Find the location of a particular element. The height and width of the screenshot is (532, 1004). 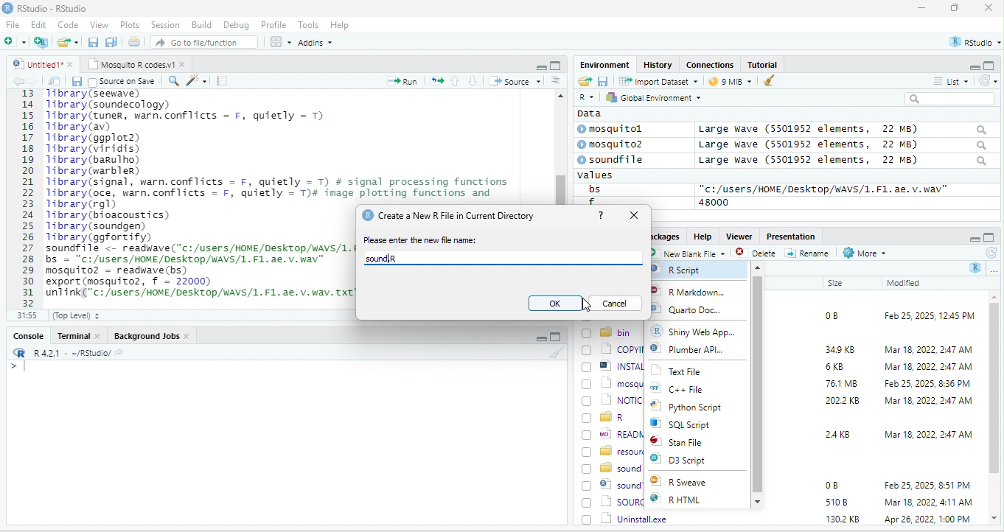

’ New blank File is located at coordinates (691, 255).